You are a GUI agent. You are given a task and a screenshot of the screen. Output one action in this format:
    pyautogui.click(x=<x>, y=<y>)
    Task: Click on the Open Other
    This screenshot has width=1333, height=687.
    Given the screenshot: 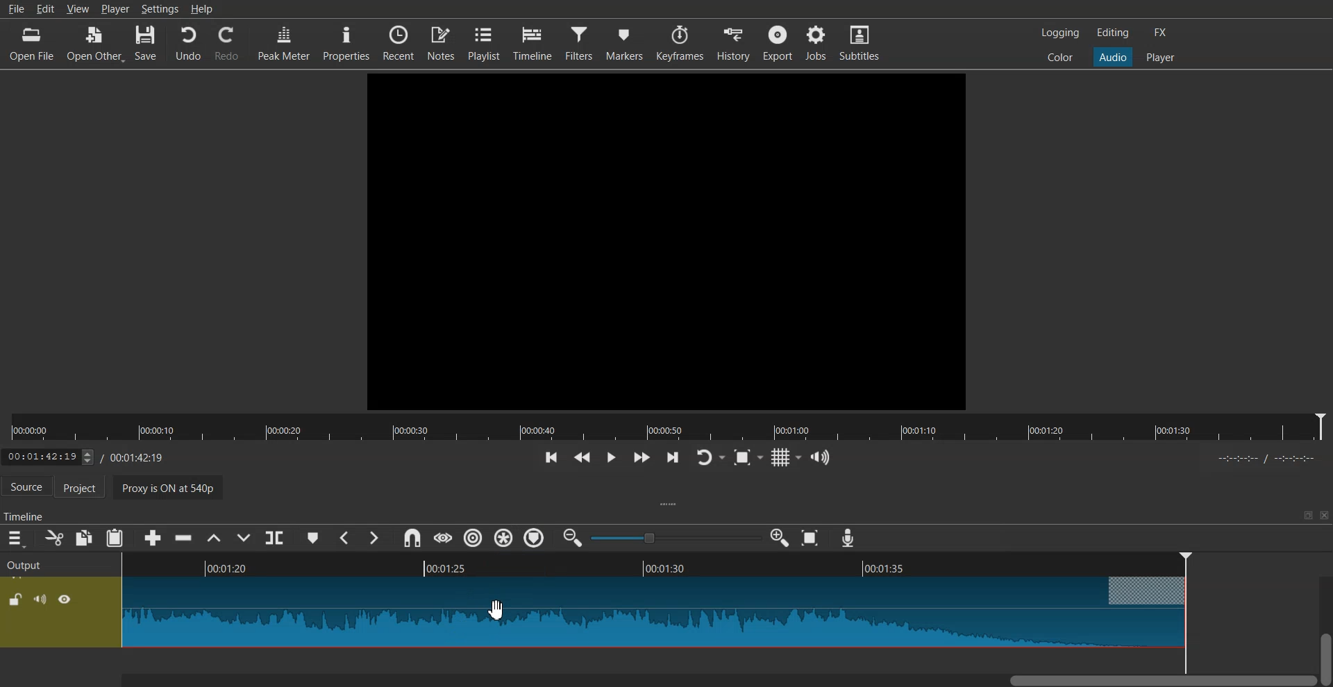 What is the action you would take?
    pyautogui.click(x=96, y=42)
    